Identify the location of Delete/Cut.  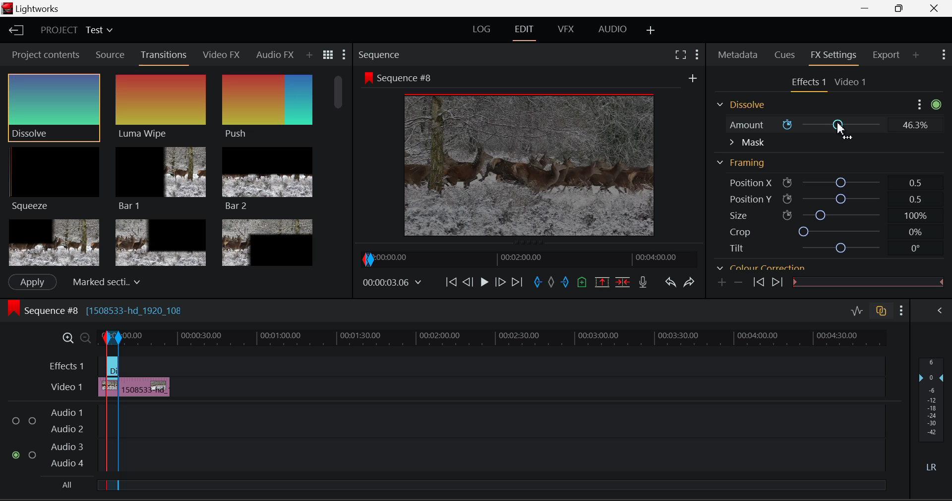
(625, 281).